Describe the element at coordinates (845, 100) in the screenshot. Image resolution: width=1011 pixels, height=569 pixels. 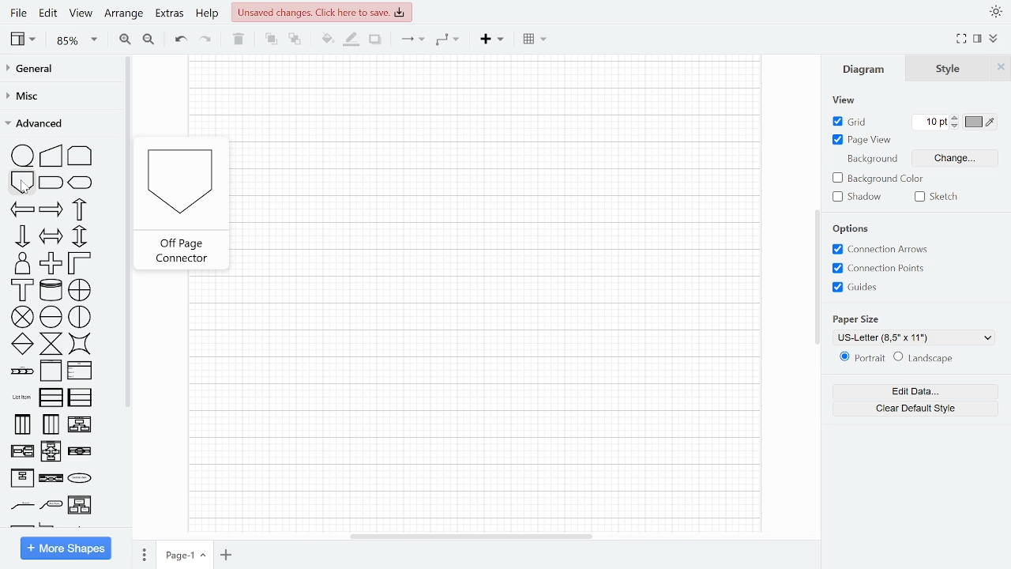
I see `view` at that location.